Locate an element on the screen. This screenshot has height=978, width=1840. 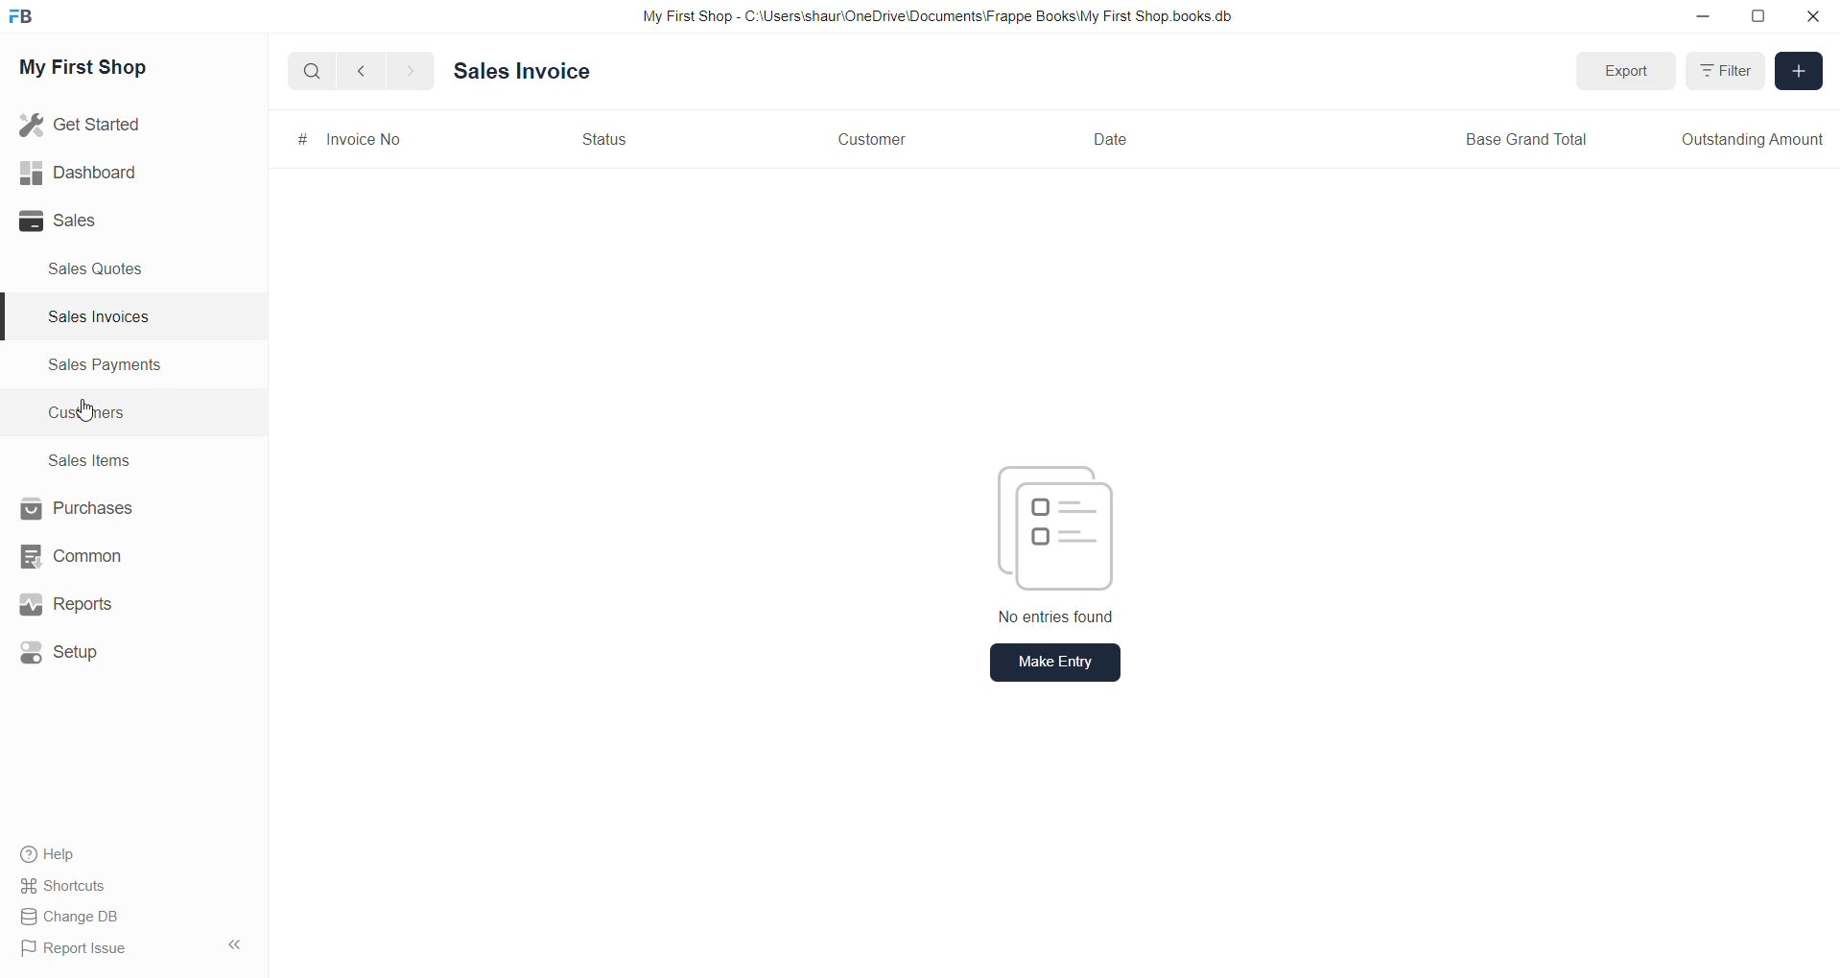
Make Entry is located at coordinates (1055, 664).